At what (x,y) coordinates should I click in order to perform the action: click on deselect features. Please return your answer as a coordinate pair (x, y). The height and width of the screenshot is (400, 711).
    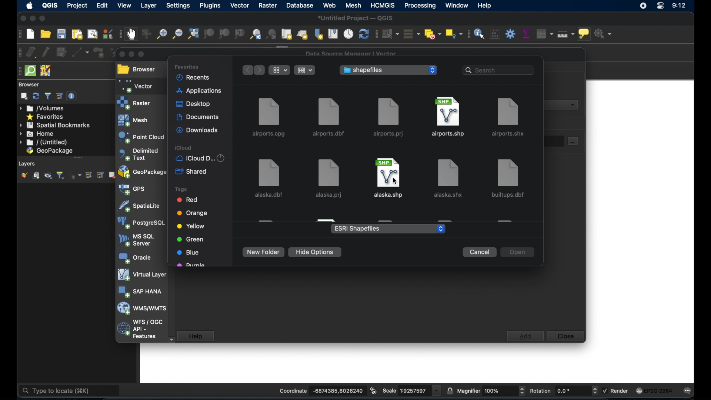
    Looking at the image, I should click on (433, 33).